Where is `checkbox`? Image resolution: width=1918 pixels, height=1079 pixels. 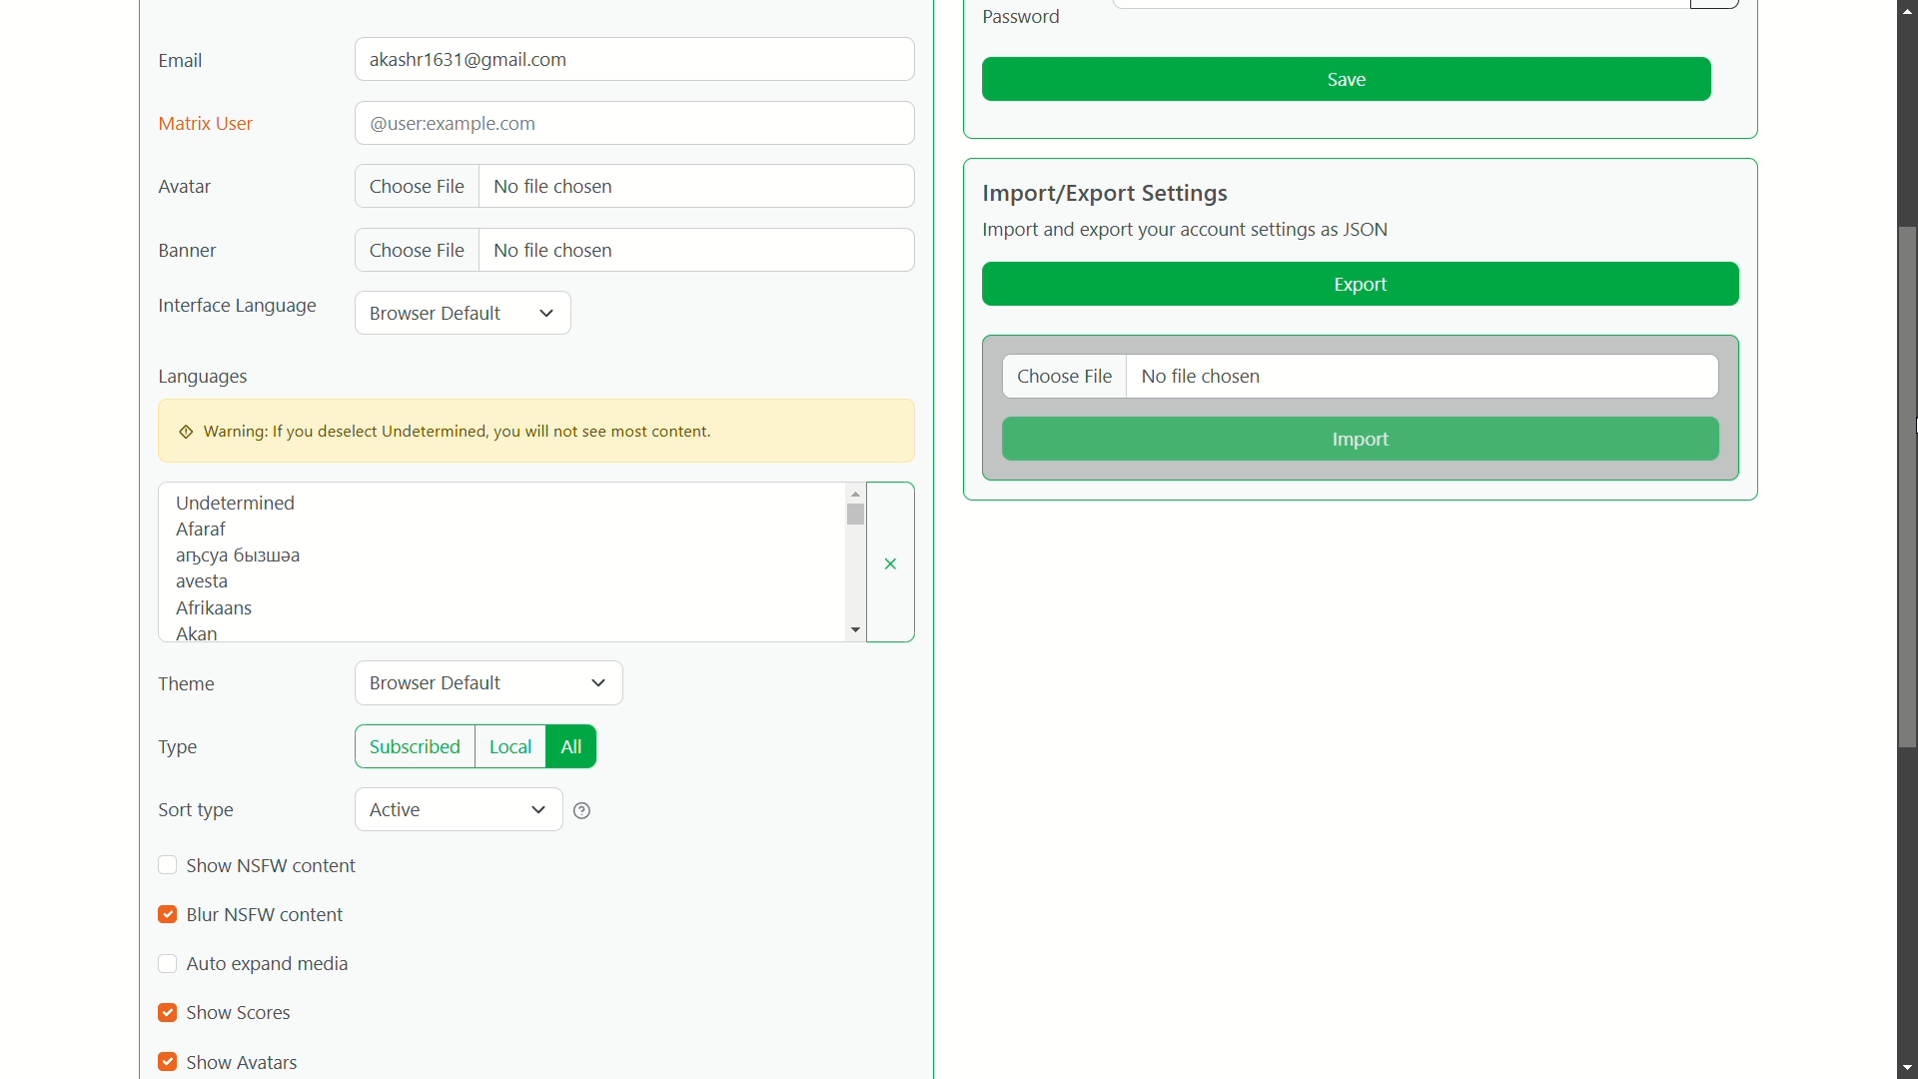
checkbox is located at coordinates (166, 1062).